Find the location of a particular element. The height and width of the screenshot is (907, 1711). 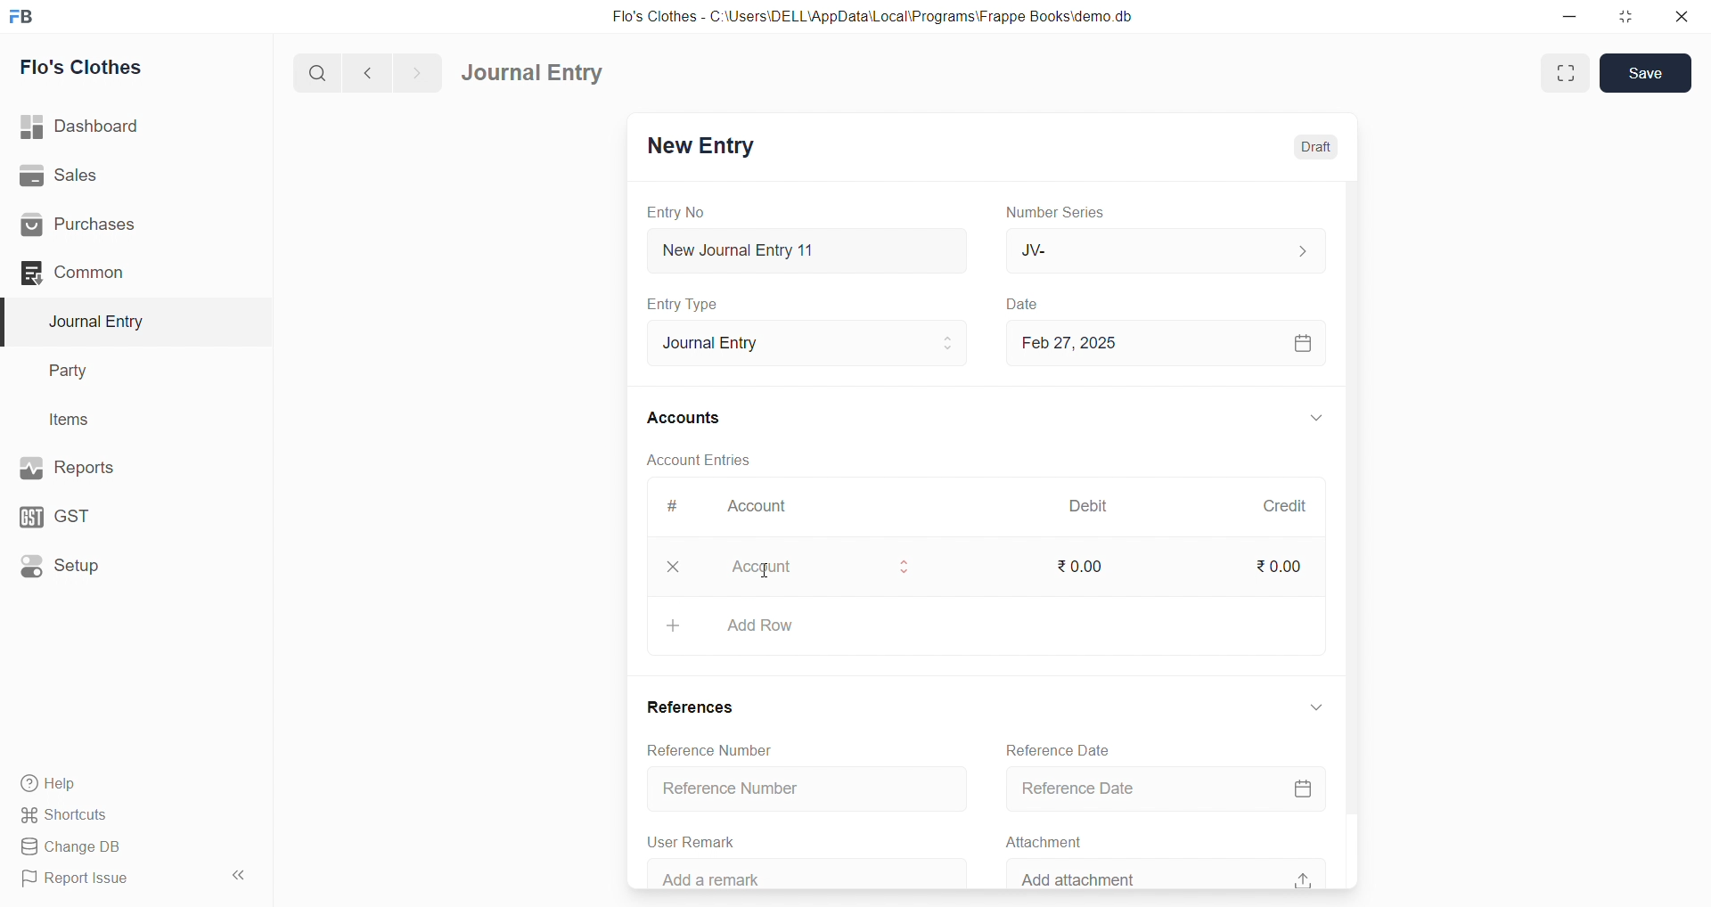

Account is located at coordinates (765, 504).